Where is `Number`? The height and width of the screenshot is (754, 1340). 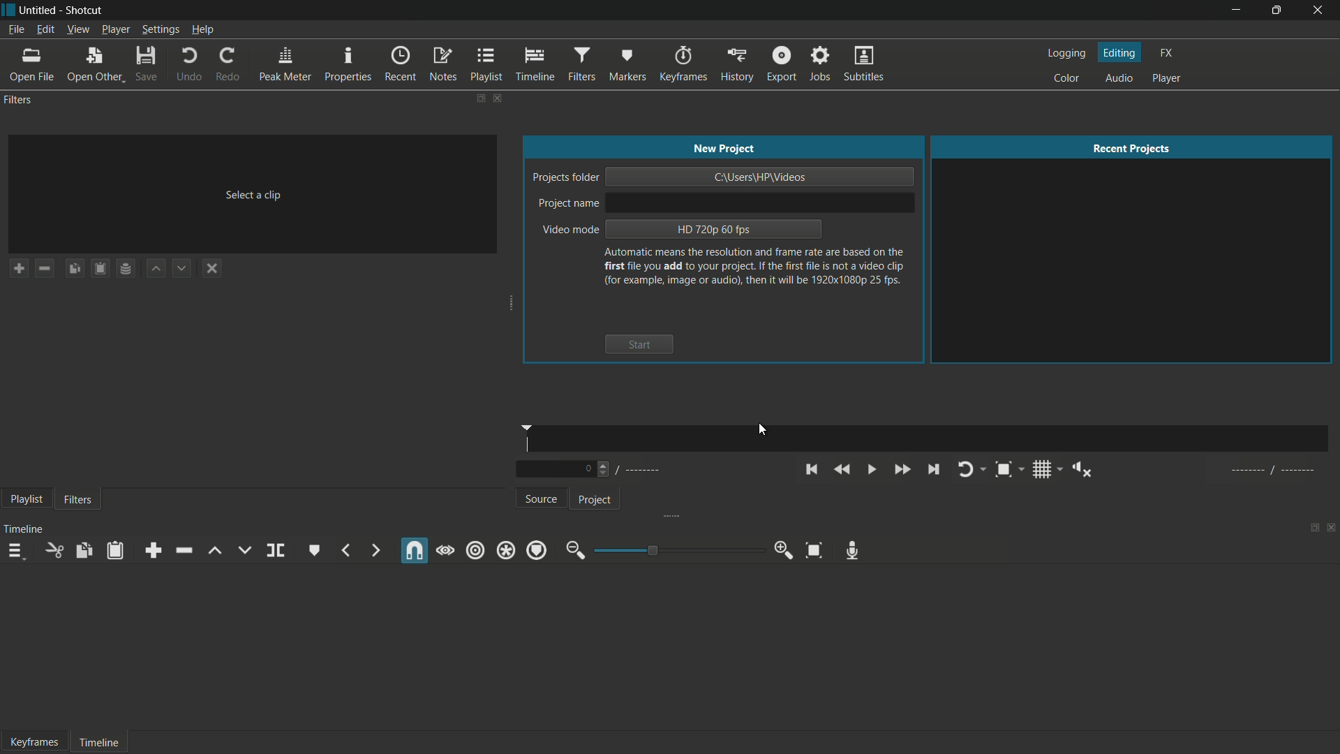 Number is located at coordinates (590, 470).